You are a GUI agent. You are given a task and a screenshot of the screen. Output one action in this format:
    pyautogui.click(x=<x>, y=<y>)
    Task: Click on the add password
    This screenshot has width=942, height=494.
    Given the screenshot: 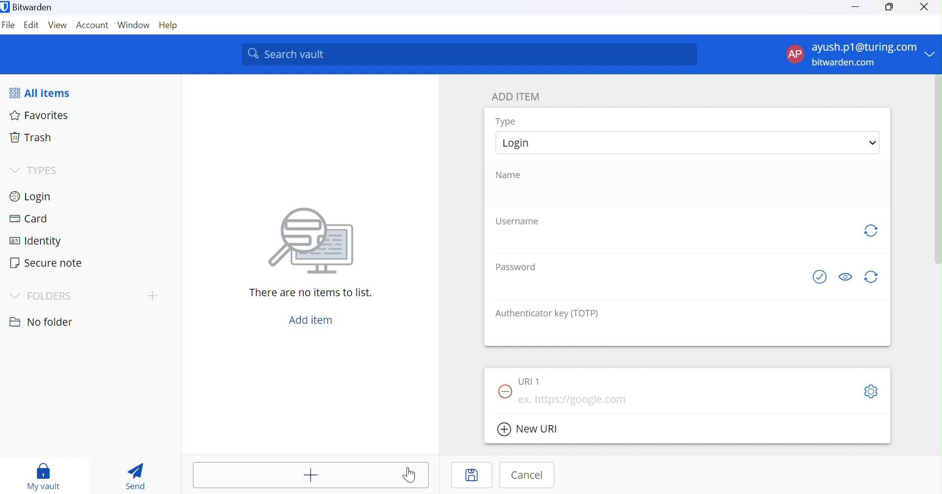 What is the action you would take?
    pyautogui.click(x=647, y=285)
    